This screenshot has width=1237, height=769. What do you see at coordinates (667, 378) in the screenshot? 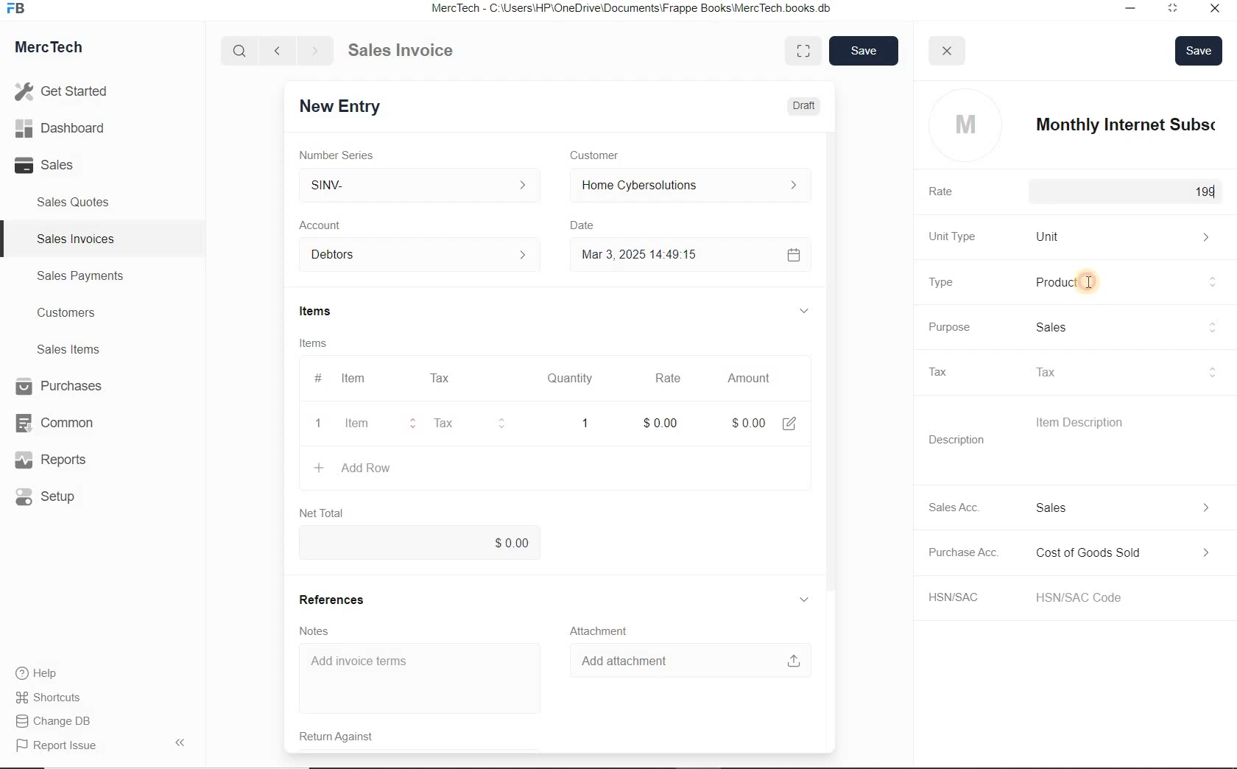
I see `Rate` at bounding box center [667, 378].